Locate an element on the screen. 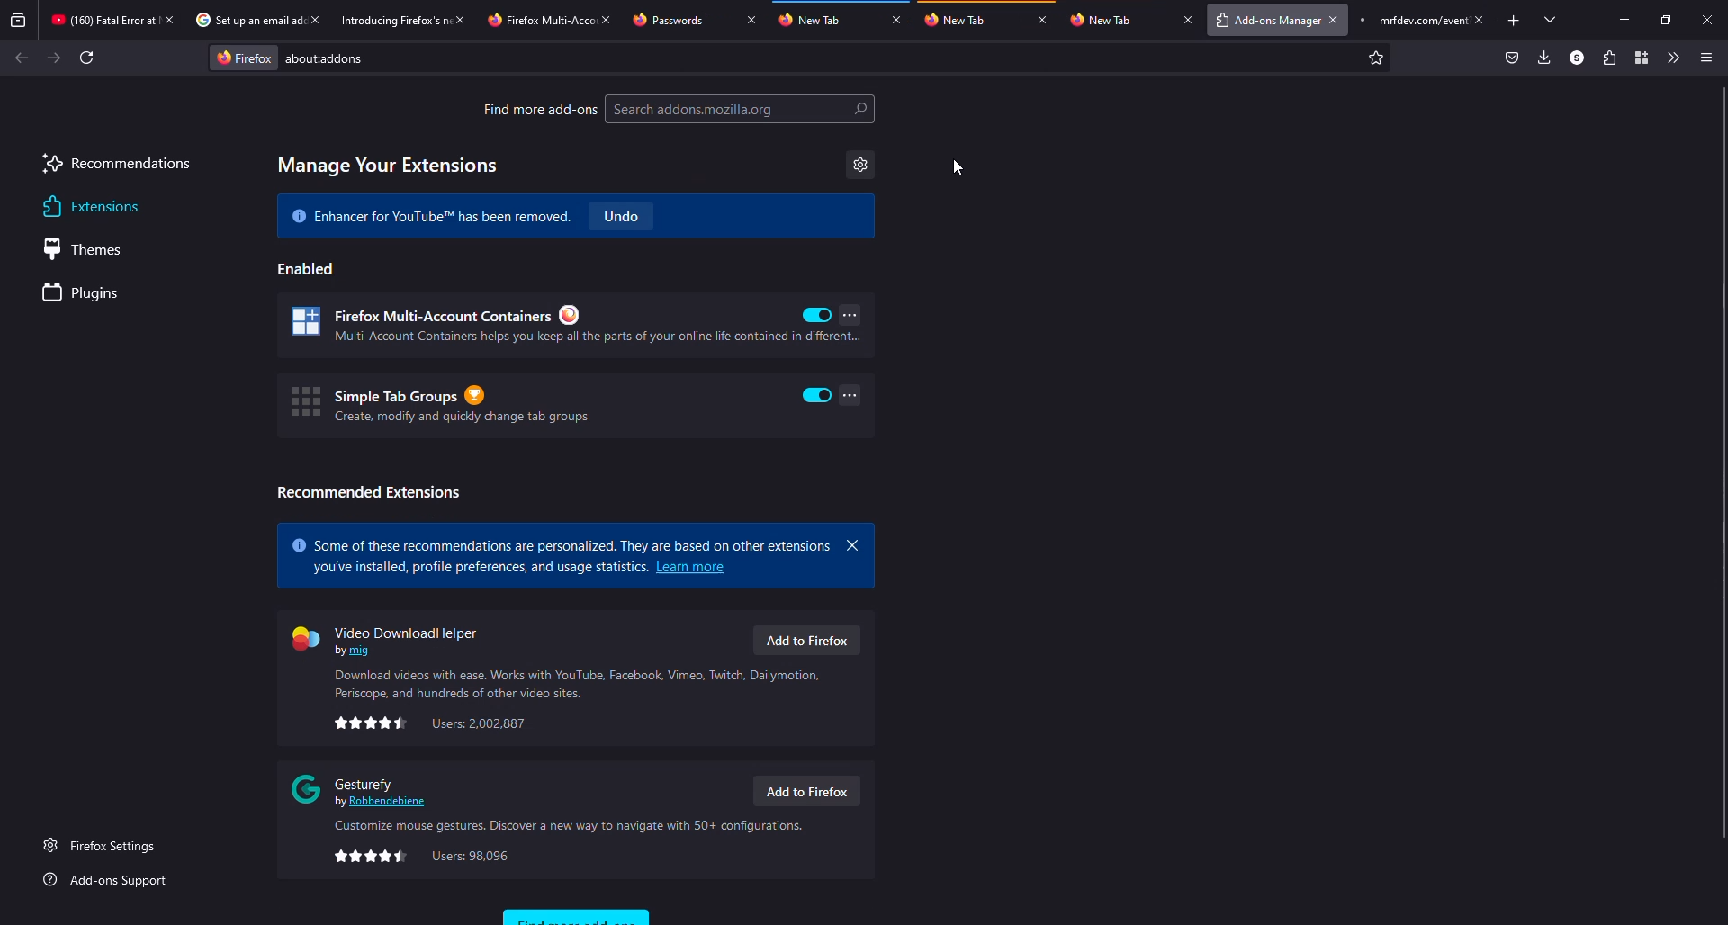  save to packet is located at coordinates (1513, 57).